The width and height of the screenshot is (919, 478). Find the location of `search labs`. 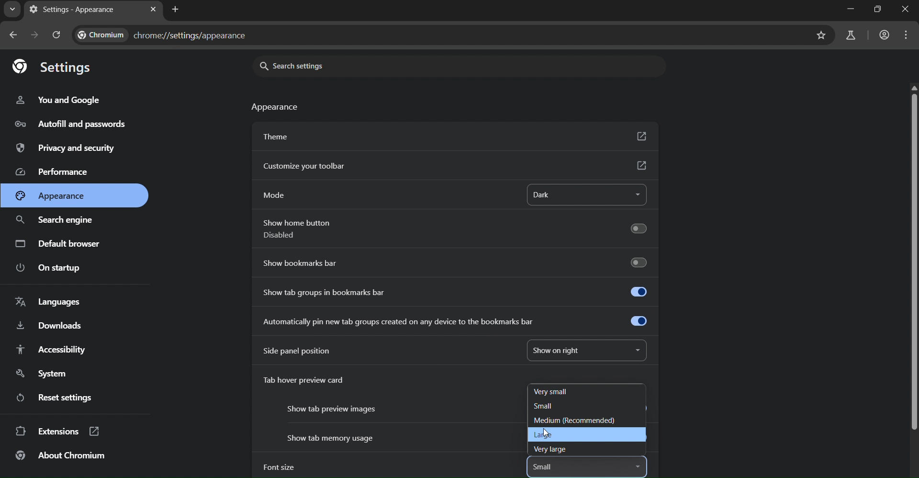

search labs is located at coordinates (850, 36).